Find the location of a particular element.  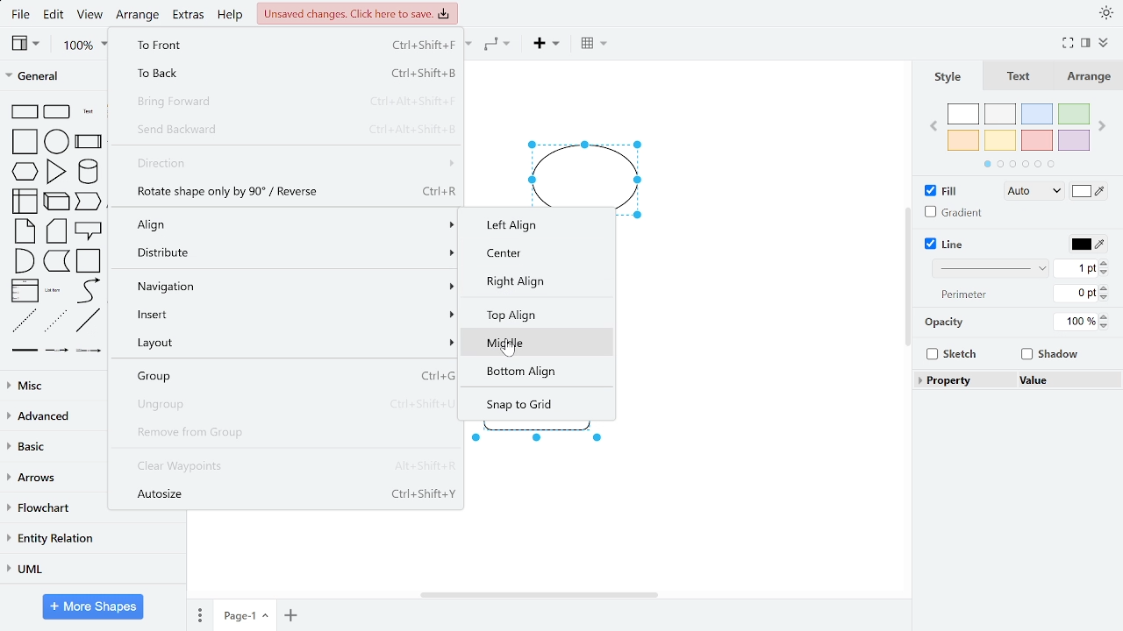

view is located at coordinates (92, 16).